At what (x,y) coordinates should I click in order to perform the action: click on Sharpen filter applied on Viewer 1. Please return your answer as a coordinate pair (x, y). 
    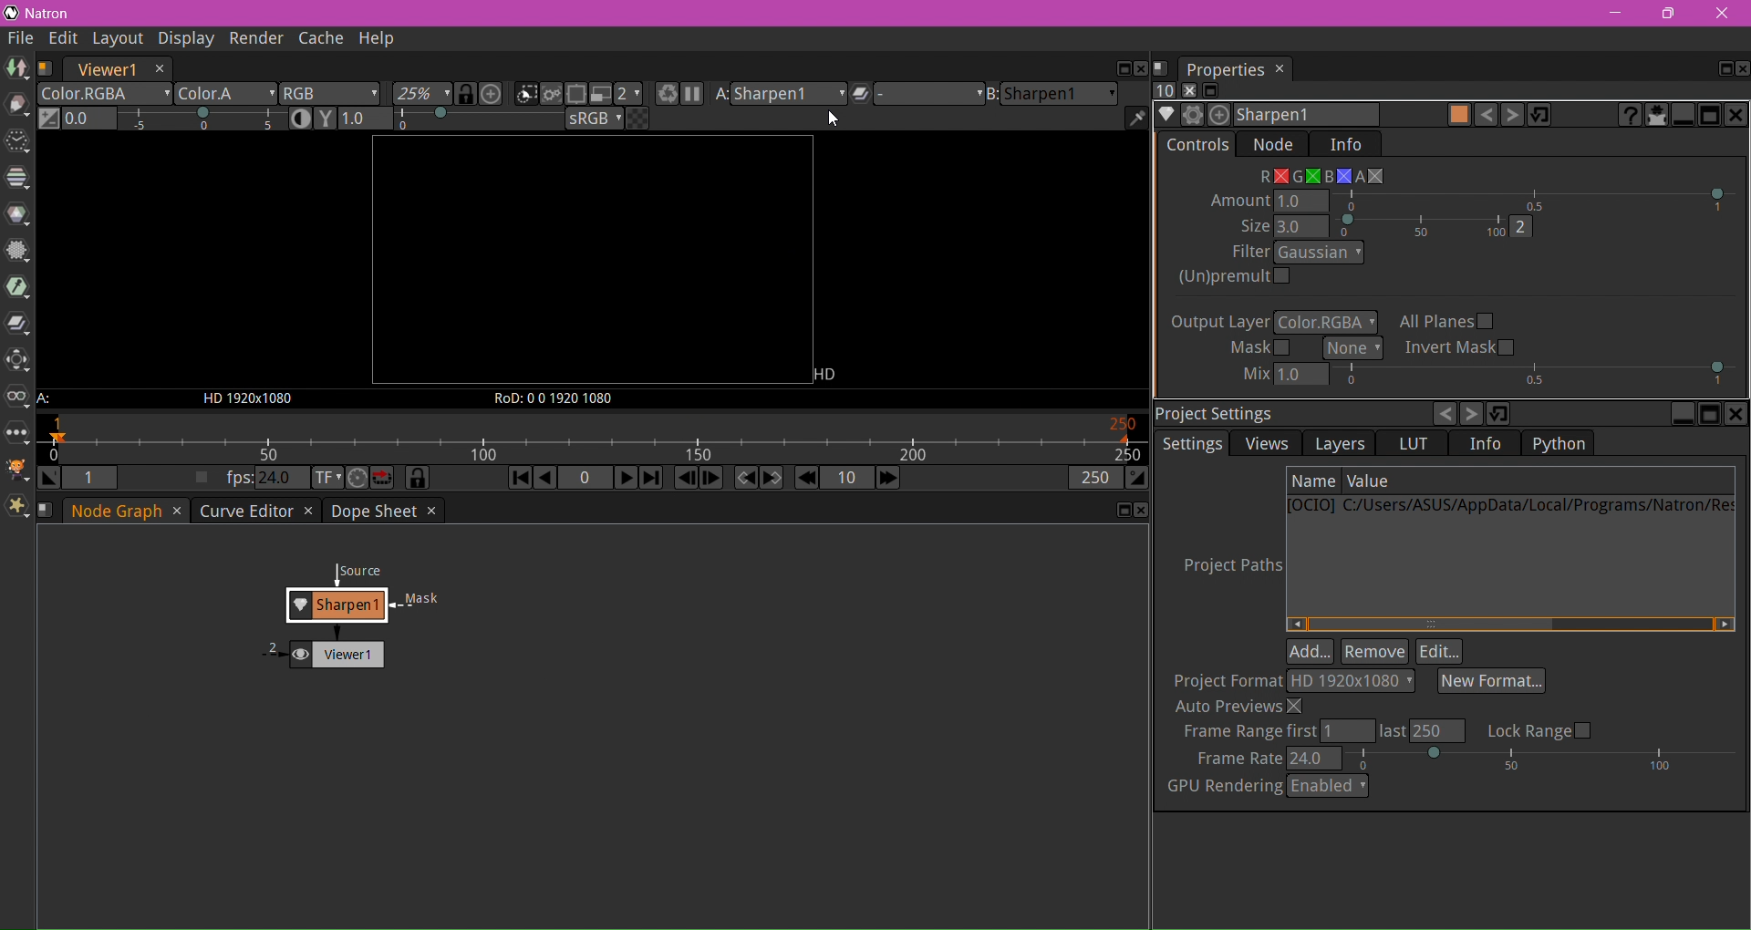
    Looking at the image, I should click on (358, 589).